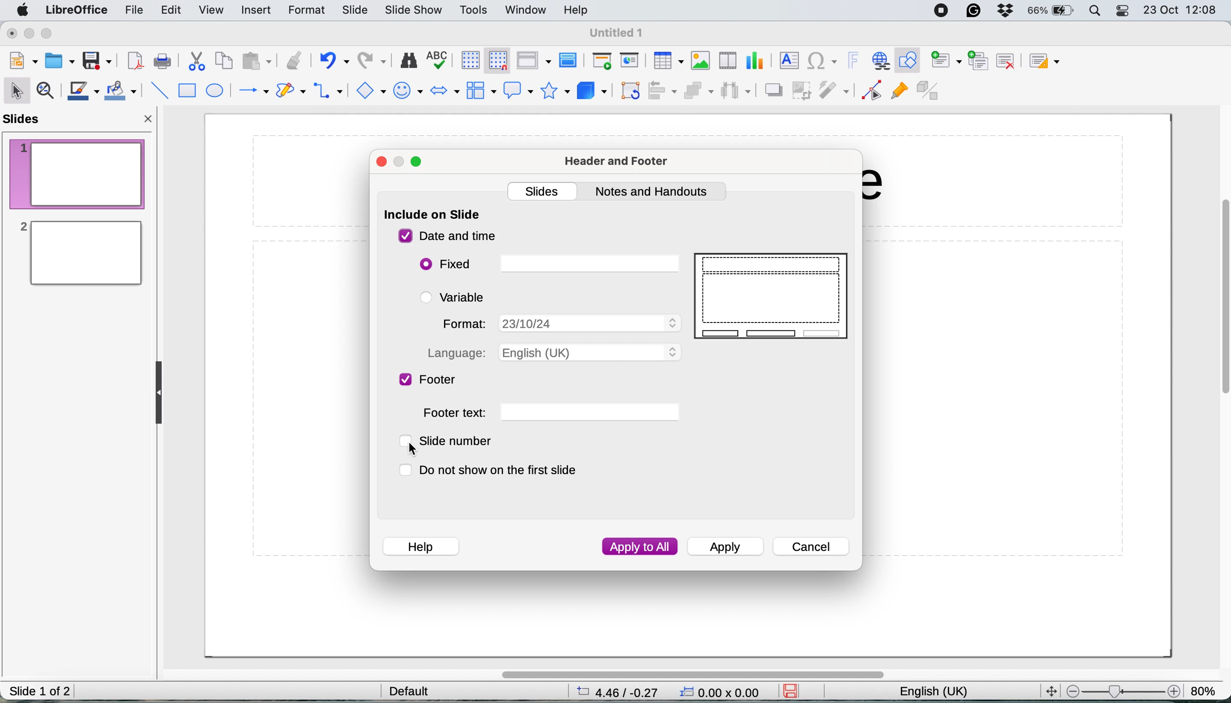 This screenshot has width=1231, height=703. What do you see at coordinates (149, 121) in the screenshot?
I see `close` at bounding box center [149, 121].